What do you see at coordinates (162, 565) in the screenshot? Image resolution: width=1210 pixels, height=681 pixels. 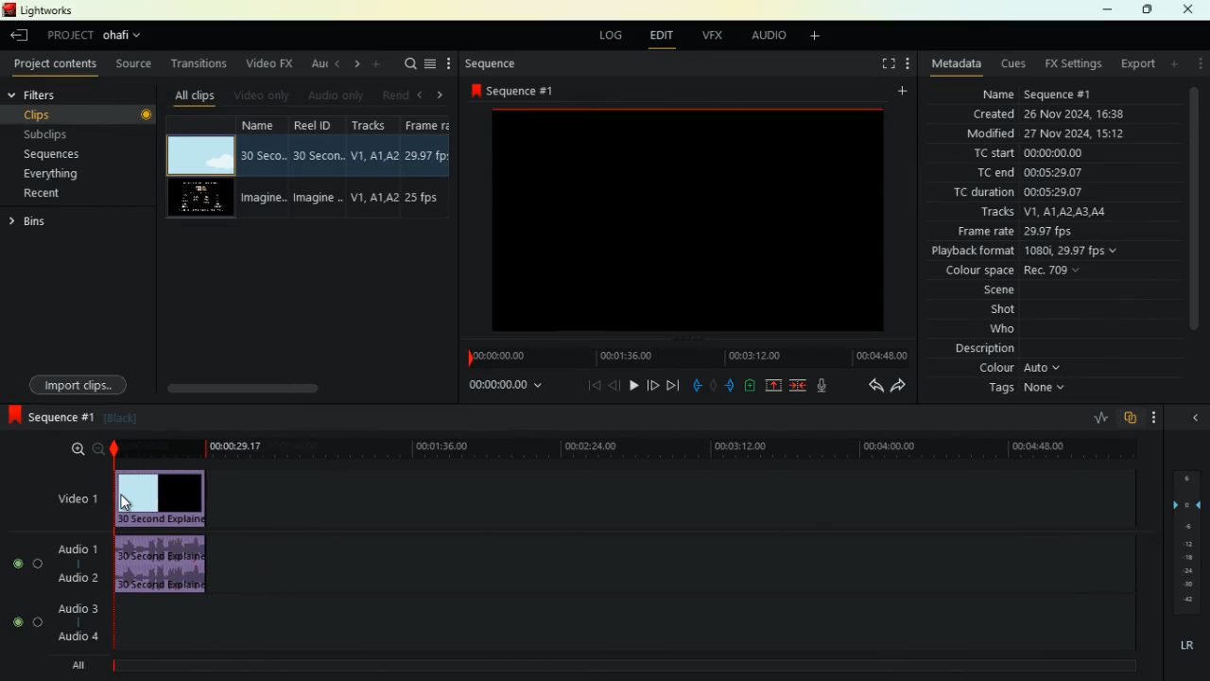 I see `audio clip added to timeline` at bounding box center [162, 565].